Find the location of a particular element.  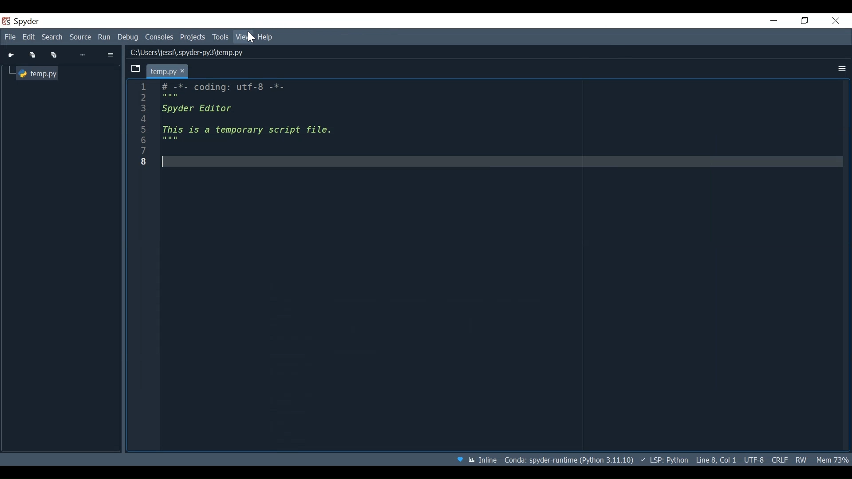

Collapse all is located at coordinates (31, 55).